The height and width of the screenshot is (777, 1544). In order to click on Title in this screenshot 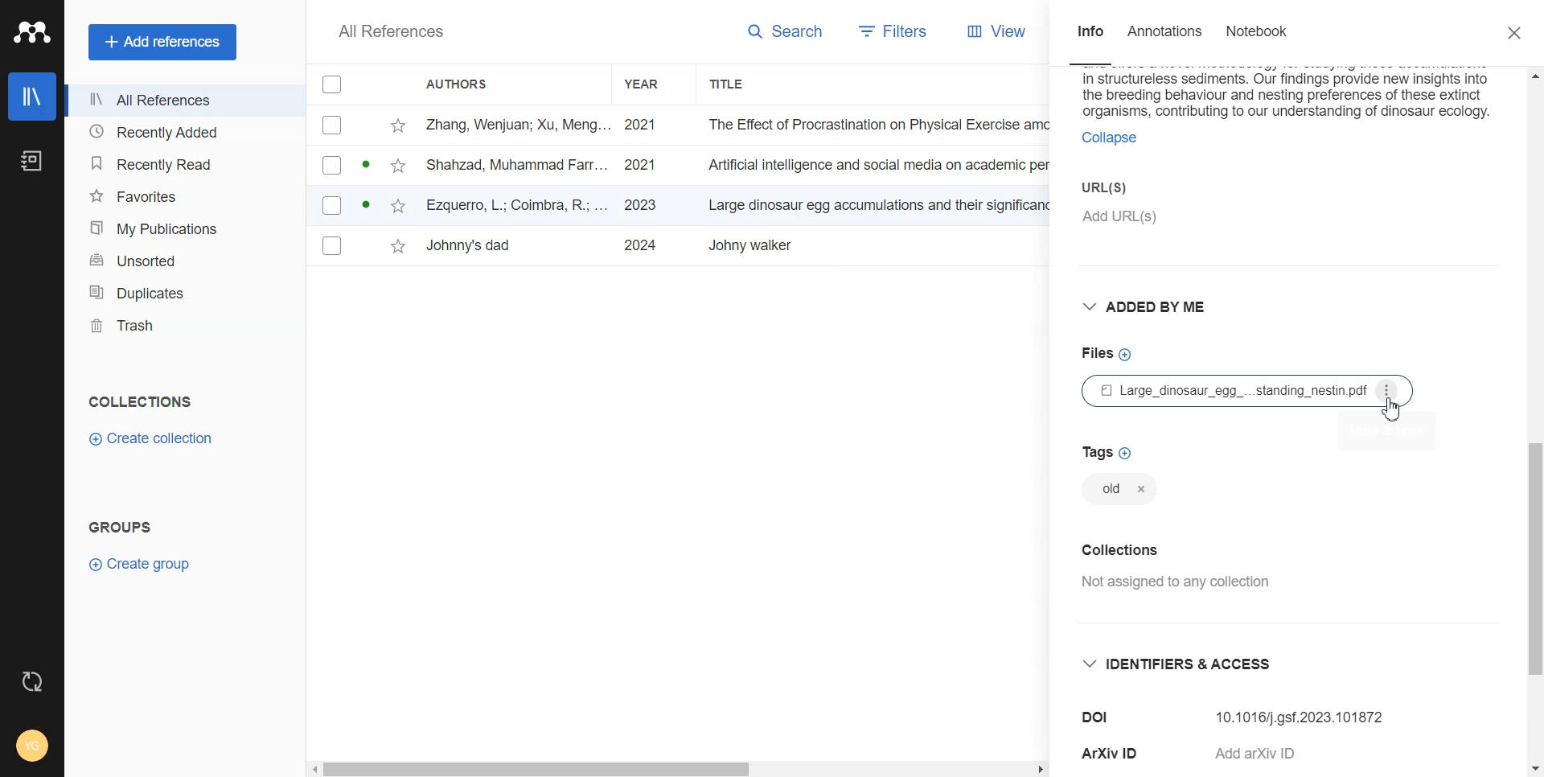, I will do `click(868, 245)`.